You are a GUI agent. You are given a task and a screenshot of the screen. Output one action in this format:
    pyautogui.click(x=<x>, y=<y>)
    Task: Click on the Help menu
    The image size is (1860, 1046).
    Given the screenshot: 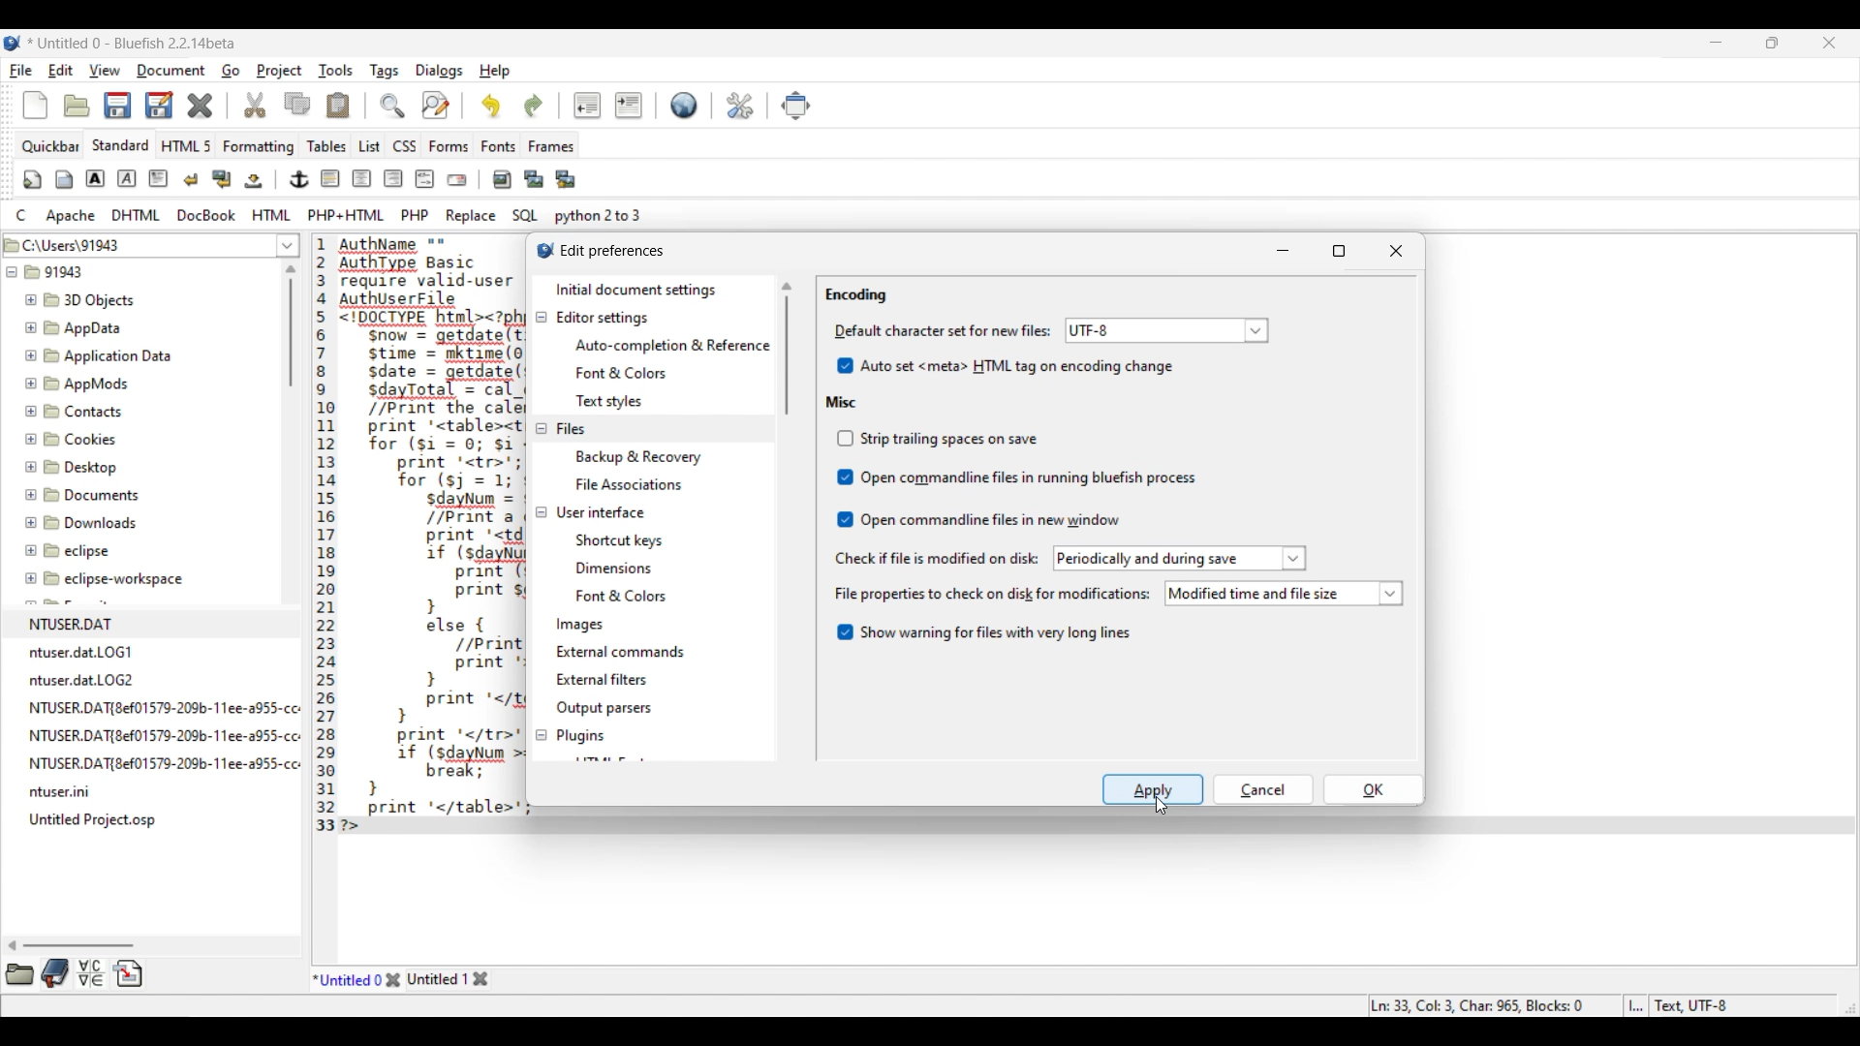 What is the action you would take?
    pyautogui.click(x=495, y=72)
    